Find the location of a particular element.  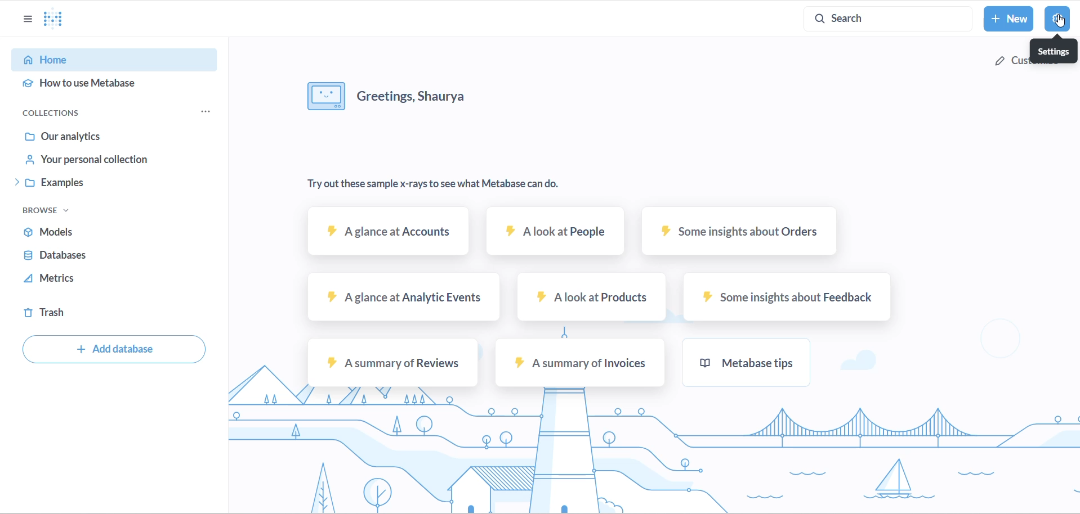

new is located at coordinates (1011, 19).